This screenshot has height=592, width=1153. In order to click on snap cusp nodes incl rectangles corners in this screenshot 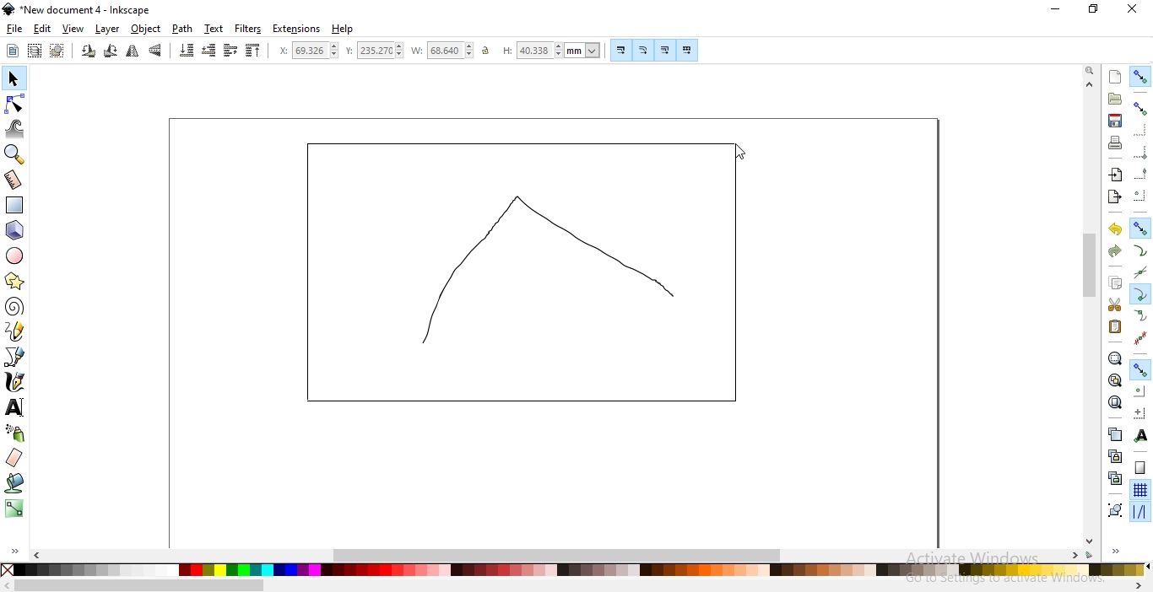, I will do `click(1139, 294)`.